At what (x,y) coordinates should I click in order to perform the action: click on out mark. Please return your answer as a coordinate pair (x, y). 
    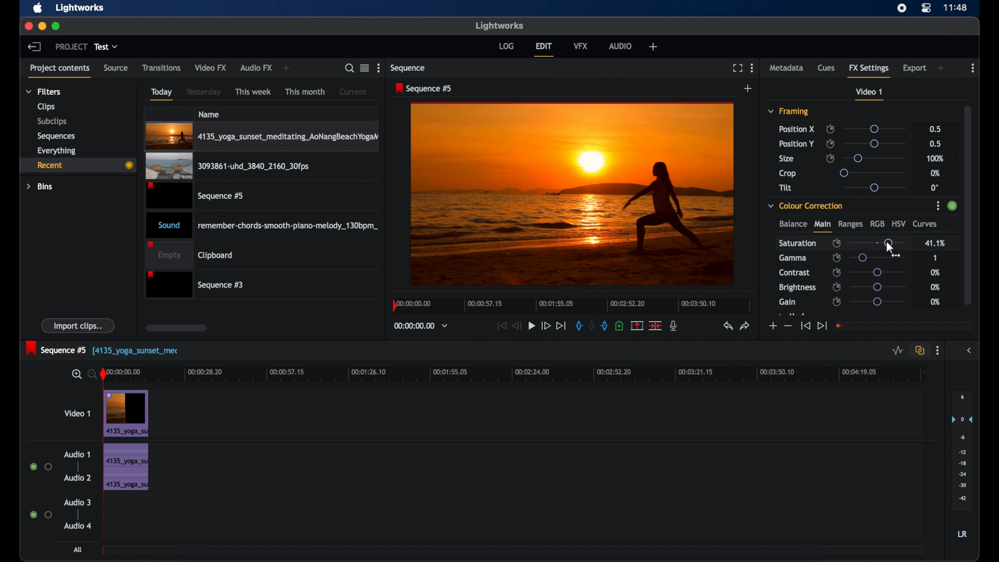
    Looking at the image, I should click on (605, 325).